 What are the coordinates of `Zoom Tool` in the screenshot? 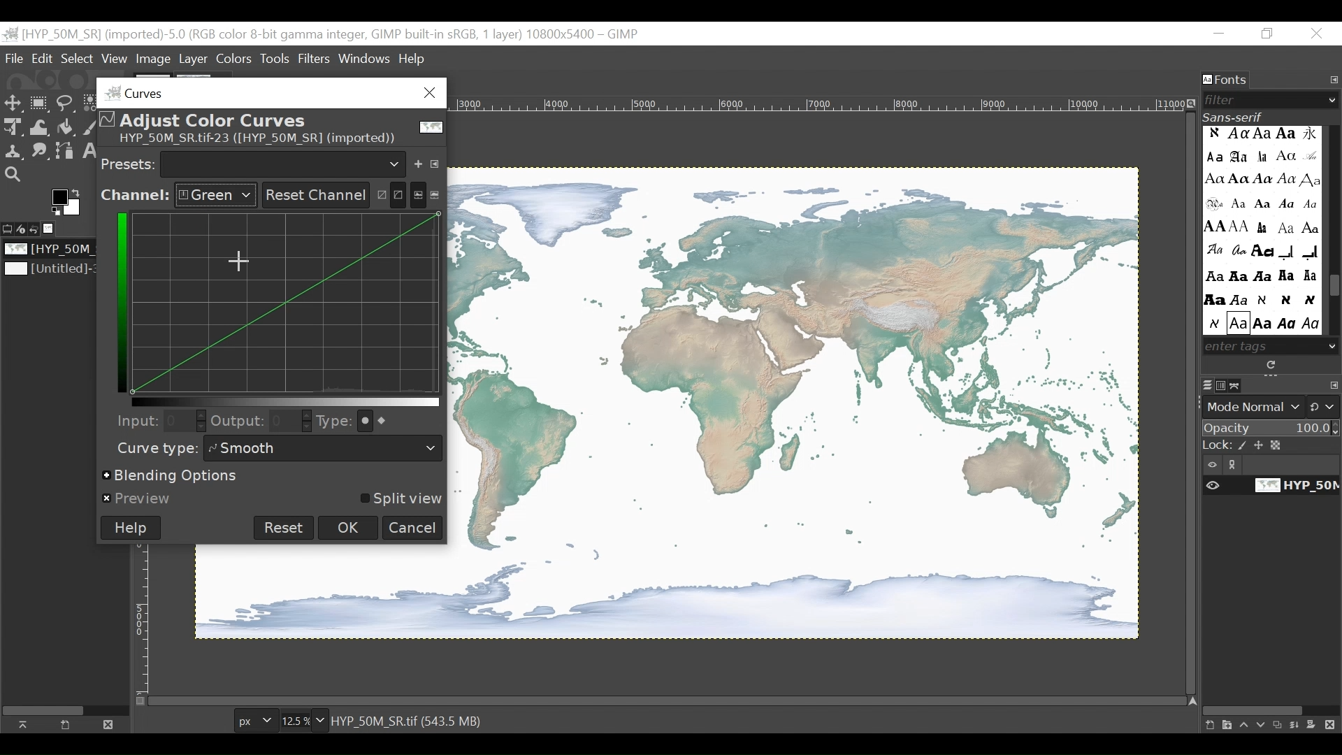 It's located at (14, 175).